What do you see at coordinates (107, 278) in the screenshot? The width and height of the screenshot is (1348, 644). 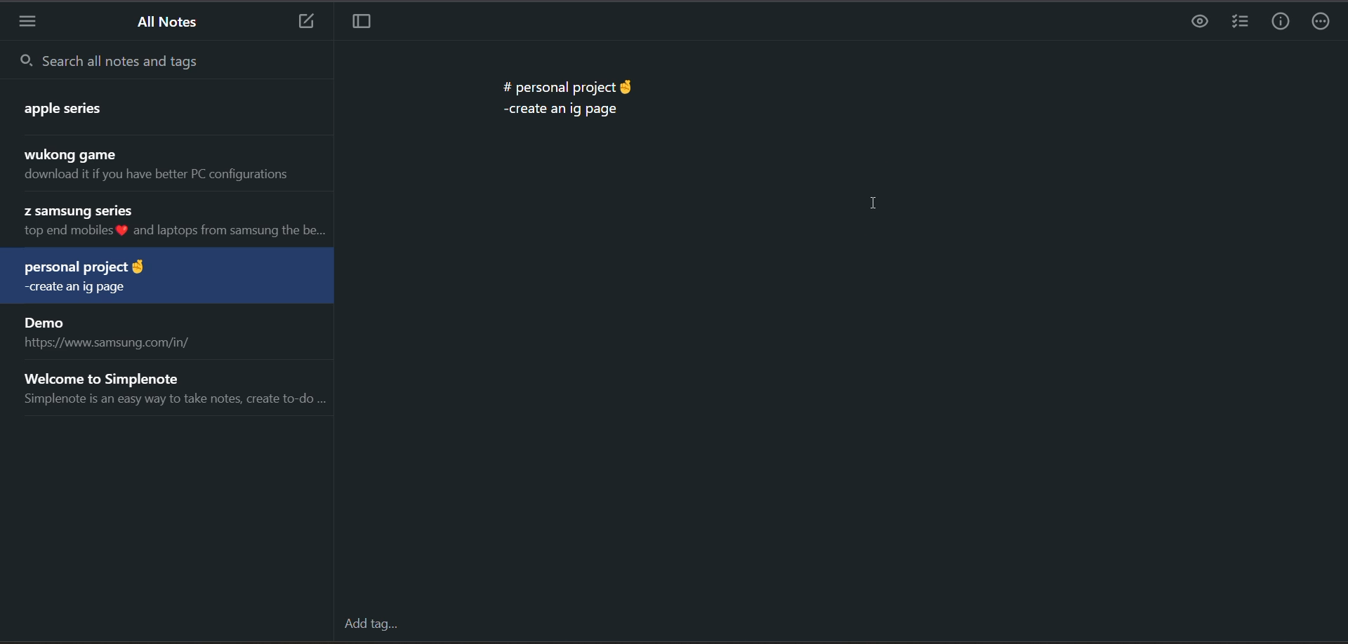 I see `note title and preview sorted in reverse chronological order` at bounding box center [107, 278].